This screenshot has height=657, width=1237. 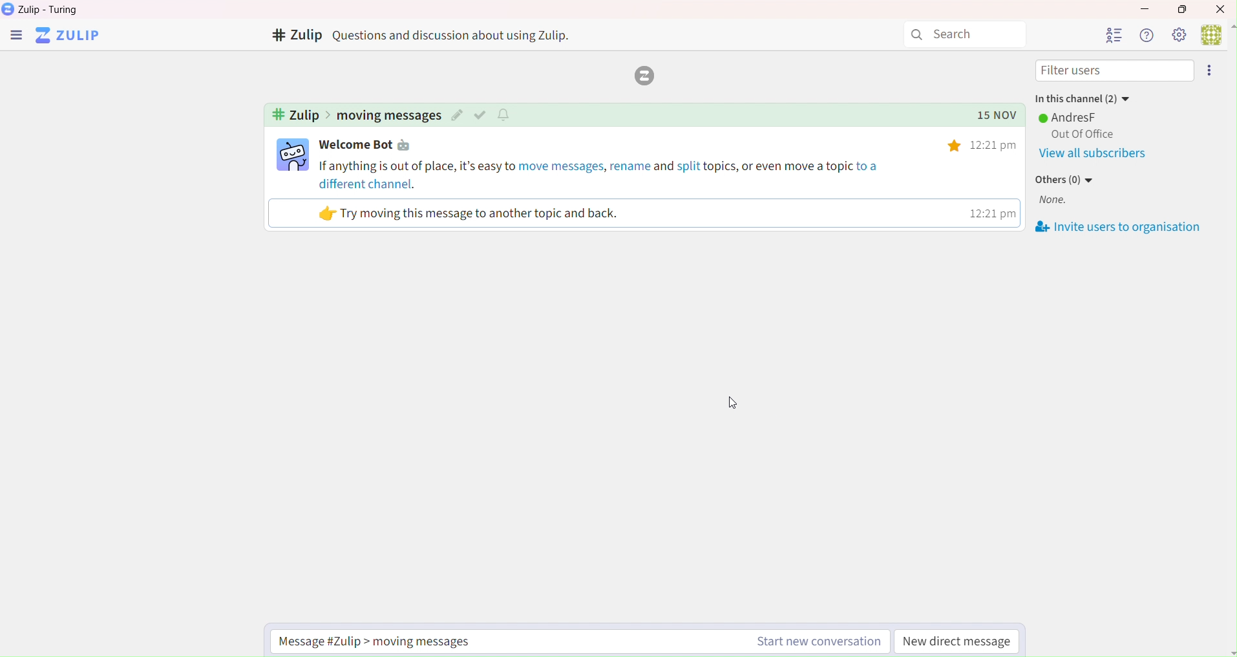 I want to click on Info, so click(x=1145, y=35).